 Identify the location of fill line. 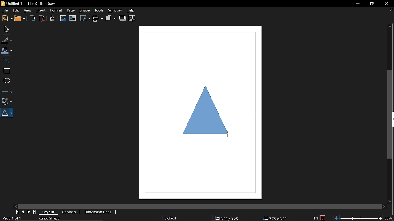
(7, 40).